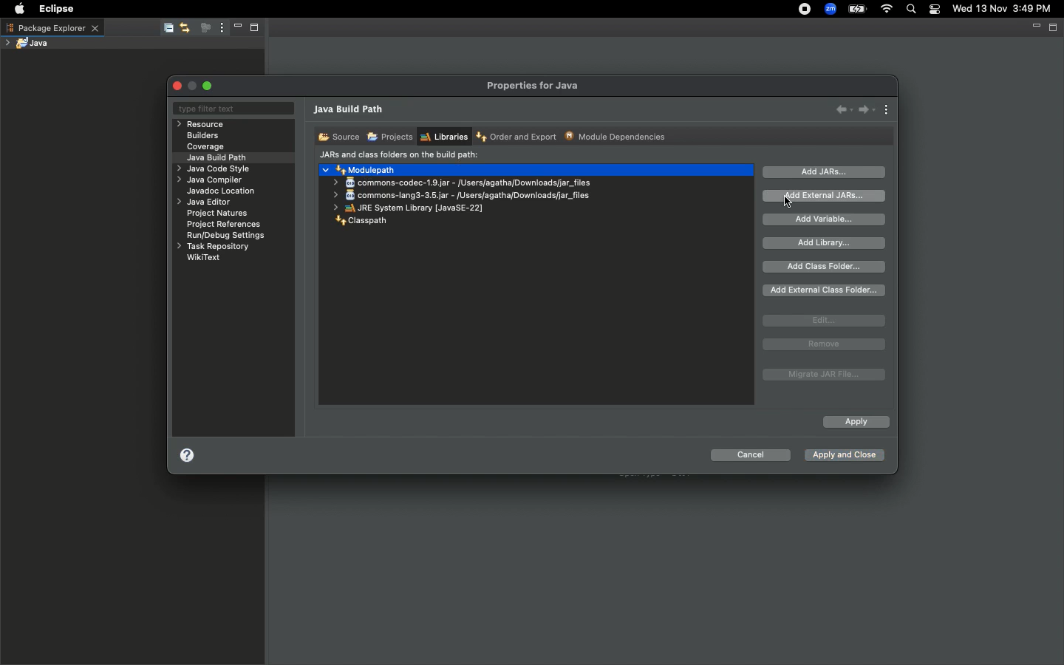 This screenshot has height=665, width=1064. I want to click on Type filter text, so click(232, 109).